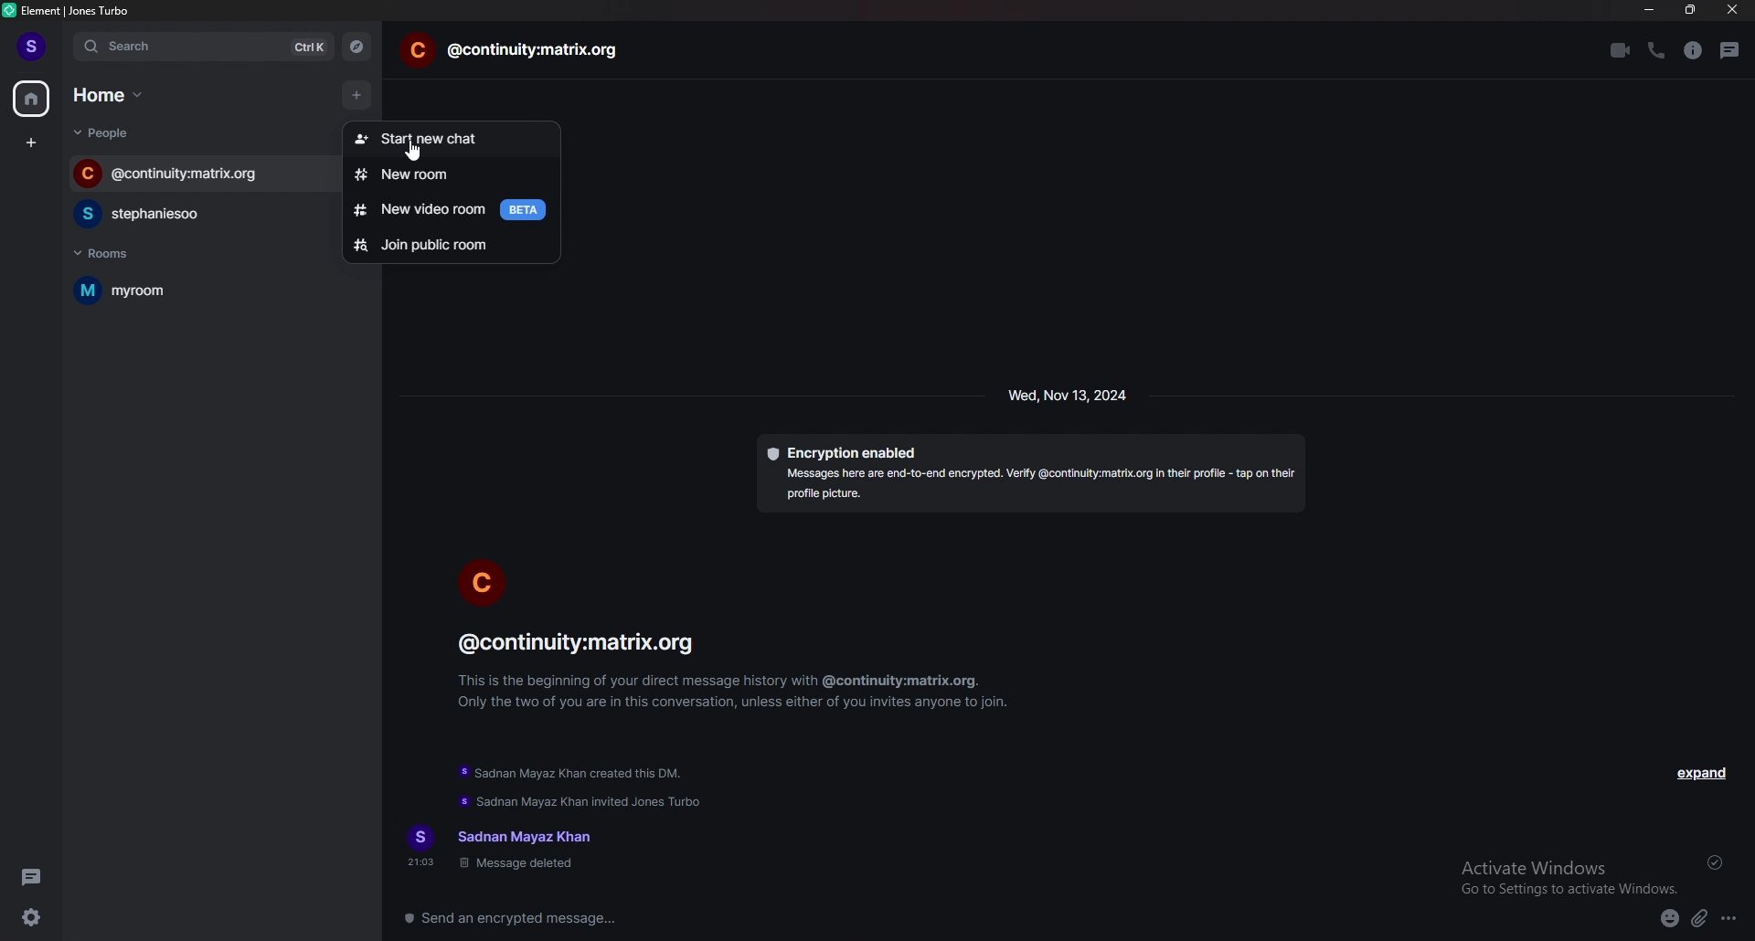 The image size is (1755, 941). What do you see at coordinates (1692, 51) in the screenshot?
I see `room info` at bounding box center [1692, 51].